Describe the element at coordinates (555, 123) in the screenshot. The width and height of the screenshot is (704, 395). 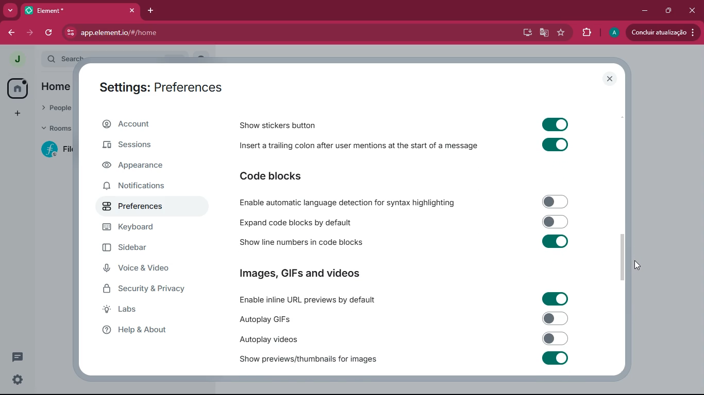
I see `` at that location.